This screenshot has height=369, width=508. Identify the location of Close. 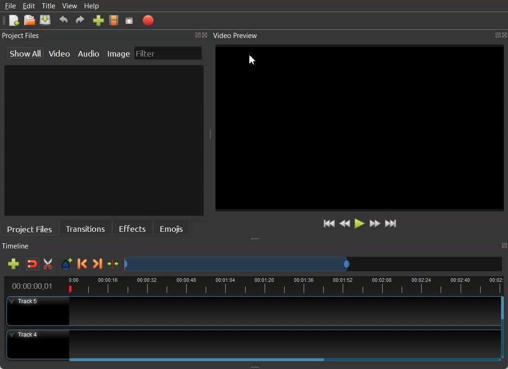
(205, 35).